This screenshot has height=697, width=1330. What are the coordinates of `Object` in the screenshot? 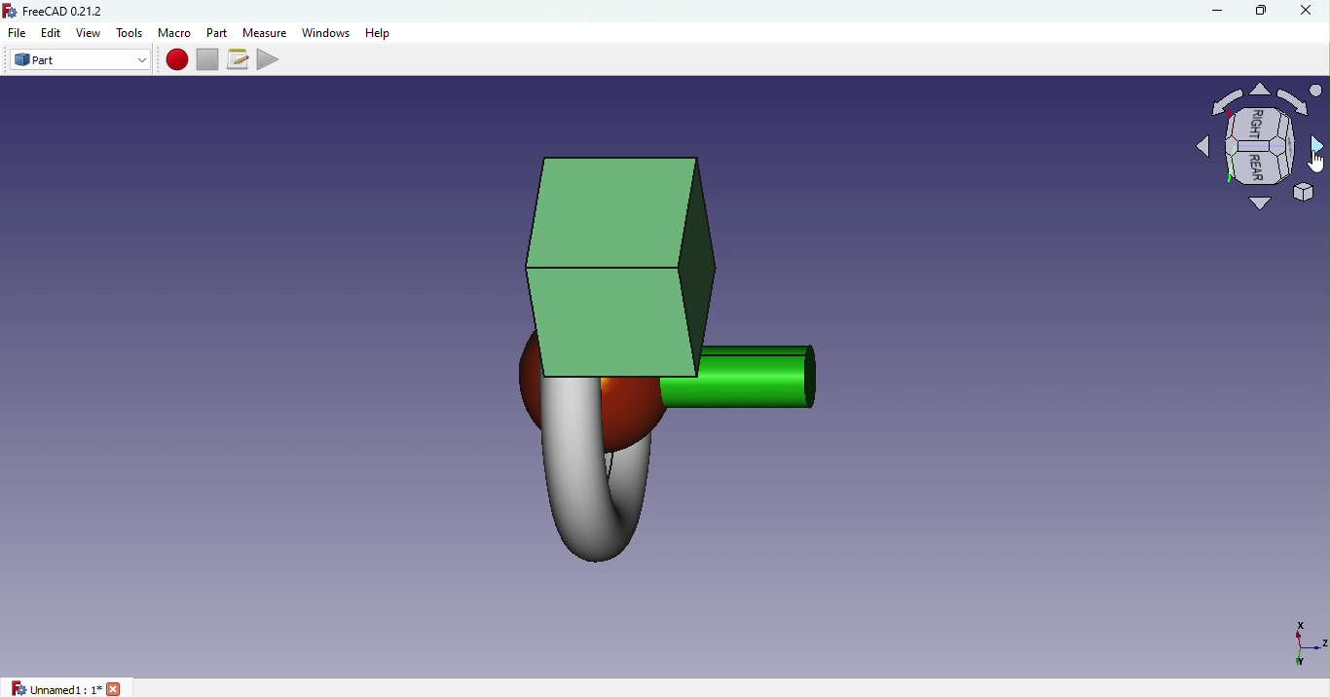 It's located at (681, 350).